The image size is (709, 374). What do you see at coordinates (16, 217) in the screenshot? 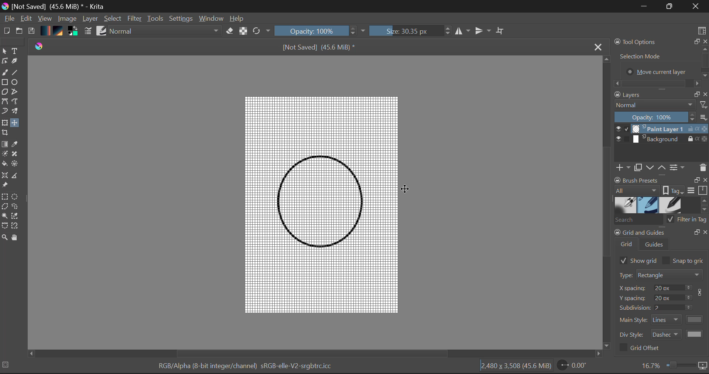
I see `Similar Color Selector` at bounding box center [16, 217].